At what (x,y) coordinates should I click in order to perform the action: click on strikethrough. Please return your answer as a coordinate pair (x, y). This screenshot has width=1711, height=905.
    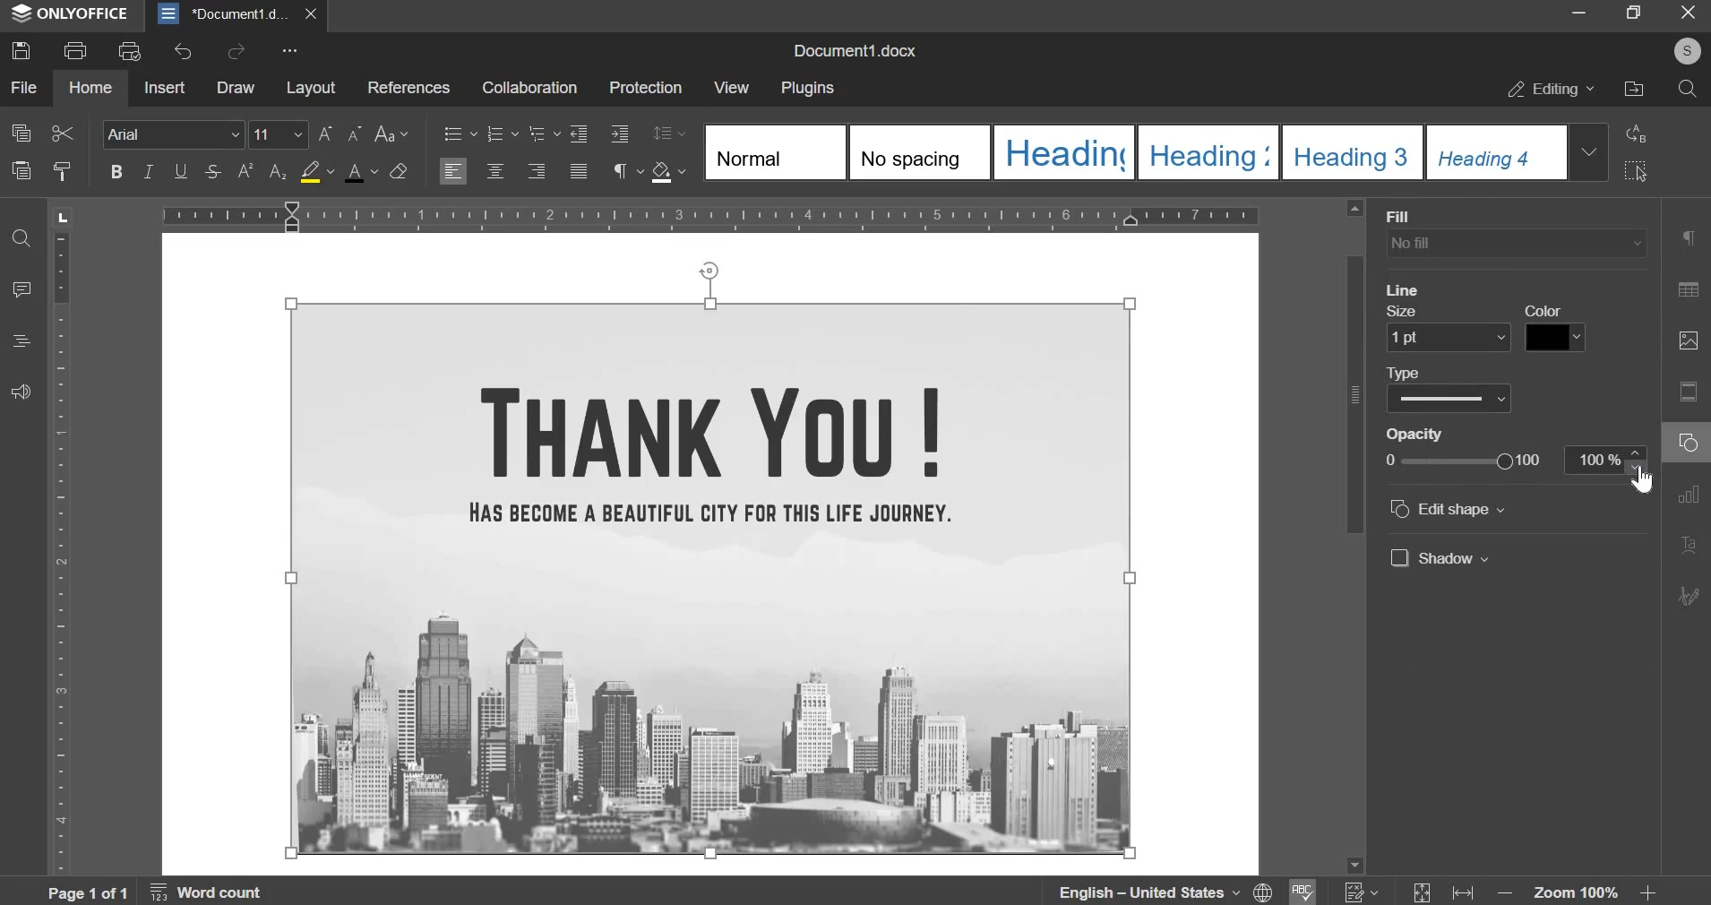
    Looking at the image, I should click on (213, 170).